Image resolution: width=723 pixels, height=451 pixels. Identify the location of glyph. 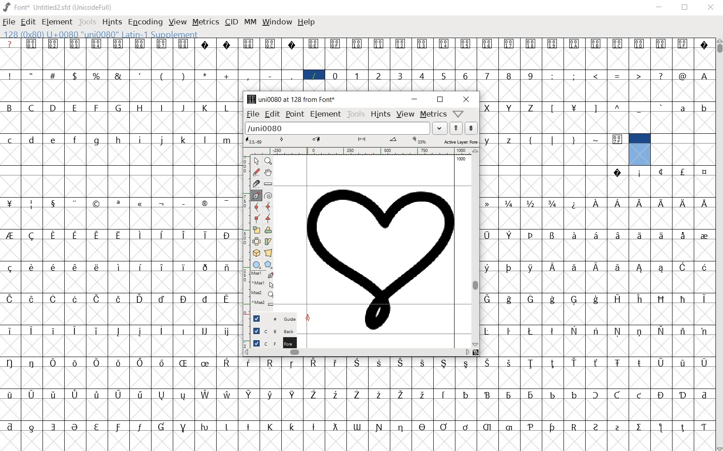
(378, 395).